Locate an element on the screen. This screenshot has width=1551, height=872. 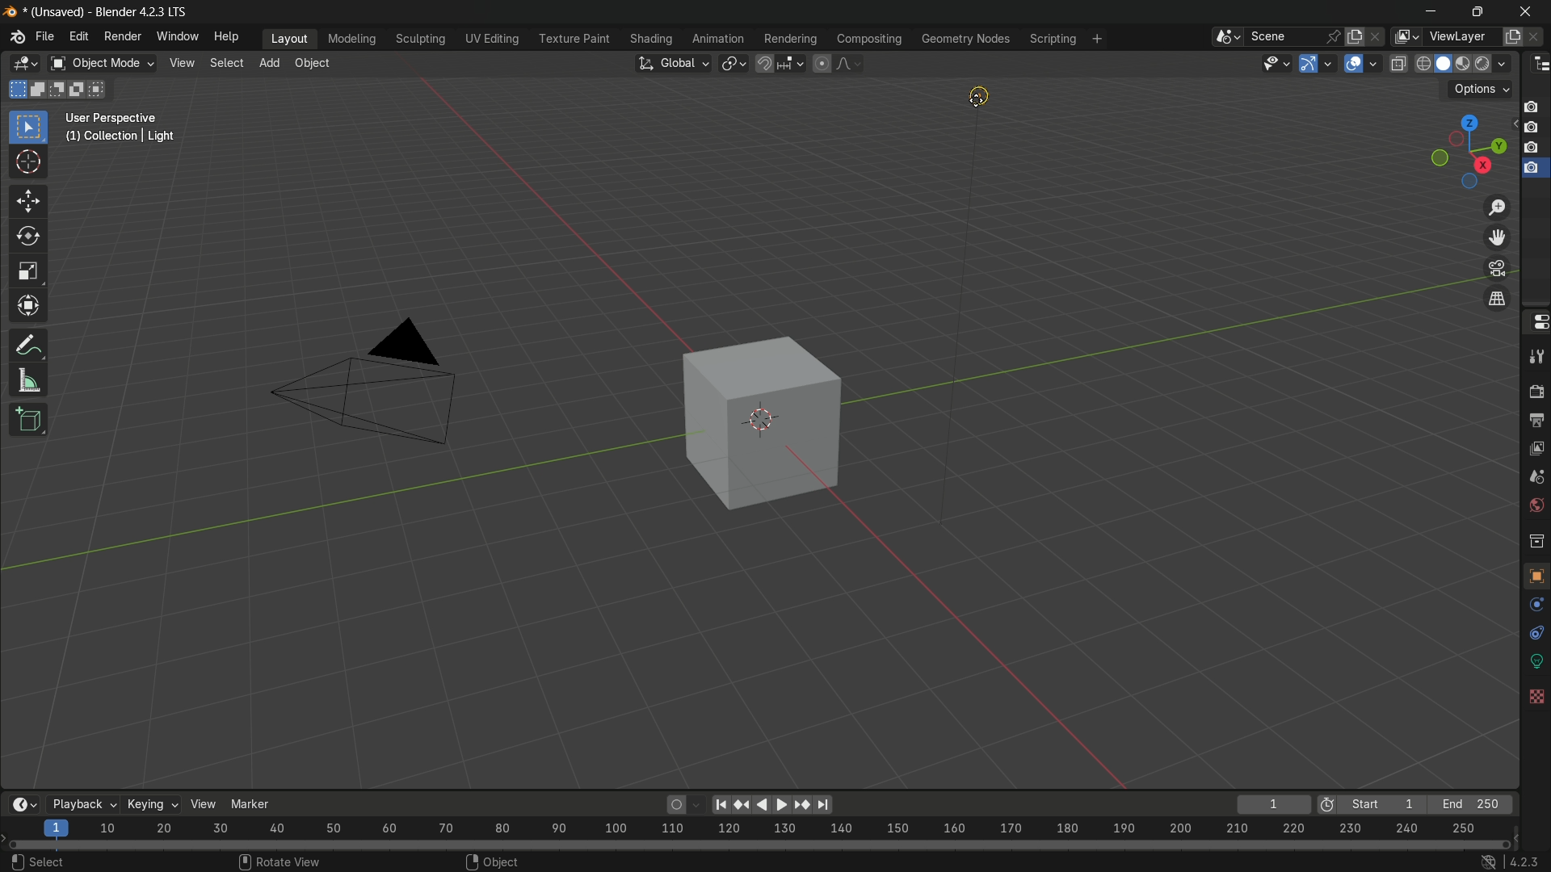
(unsaved) - blender 4.2.3 lts is located at coordinates (101, 11).